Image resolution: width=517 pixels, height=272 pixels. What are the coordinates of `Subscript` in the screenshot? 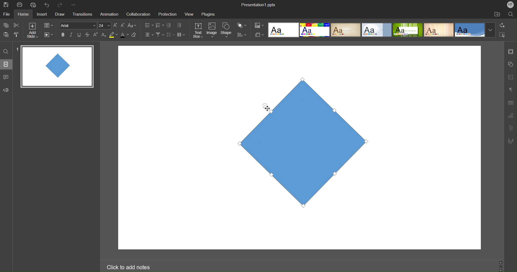 It's located at (104, 35).